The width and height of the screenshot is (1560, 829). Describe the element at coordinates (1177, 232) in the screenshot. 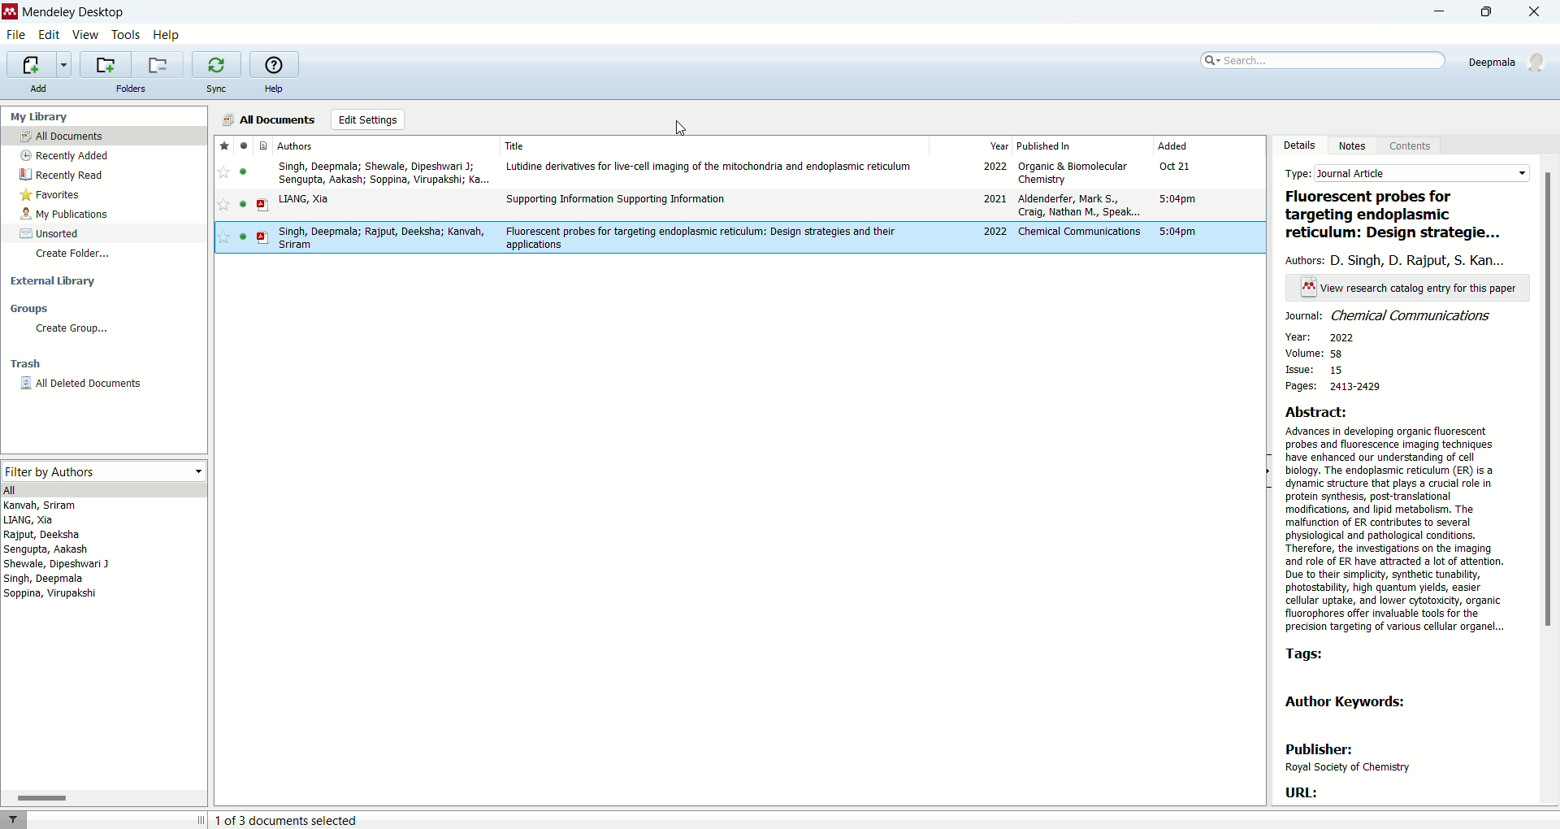

I see `5:04pm` at that location.